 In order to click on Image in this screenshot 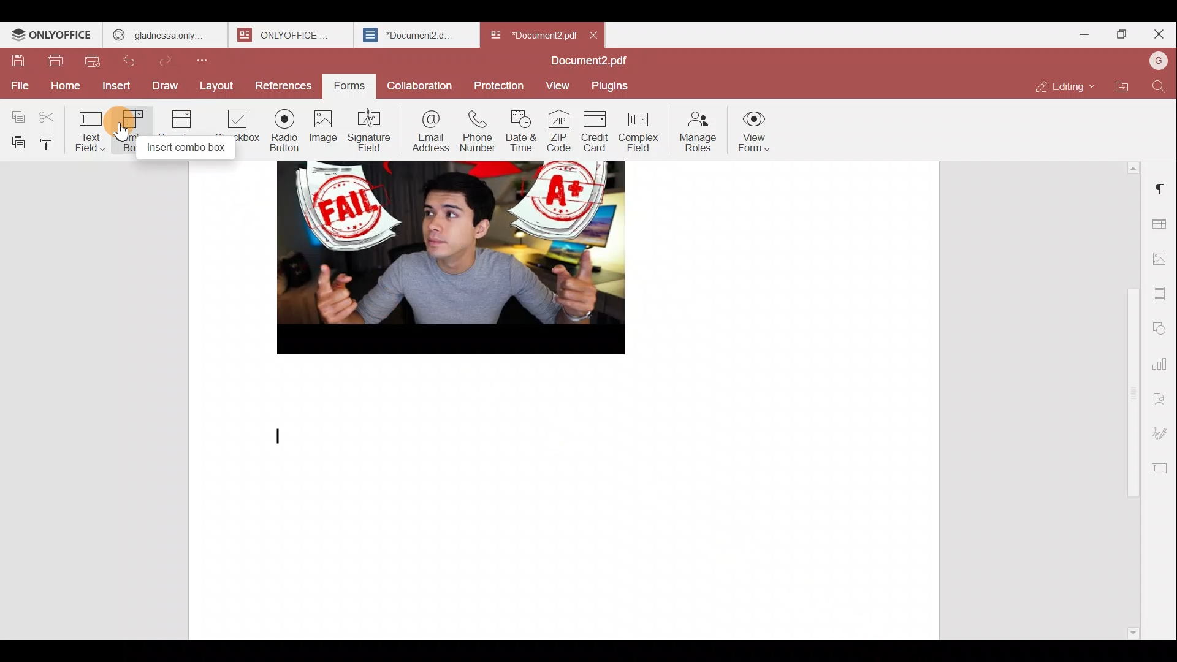, I will do `click(324, 129)`.